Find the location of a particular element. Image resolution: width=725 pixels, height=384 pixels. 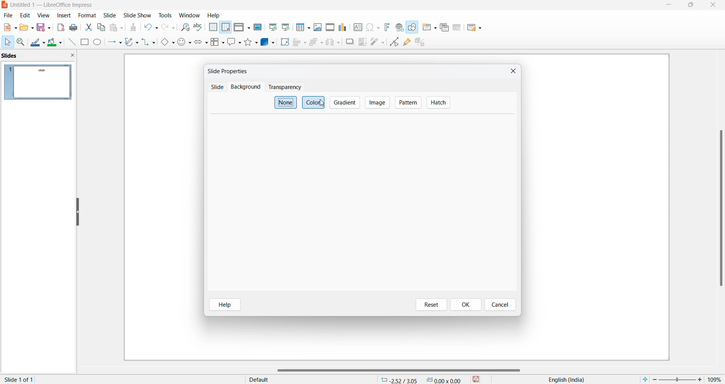

undo is located at coordinates (152, 28).